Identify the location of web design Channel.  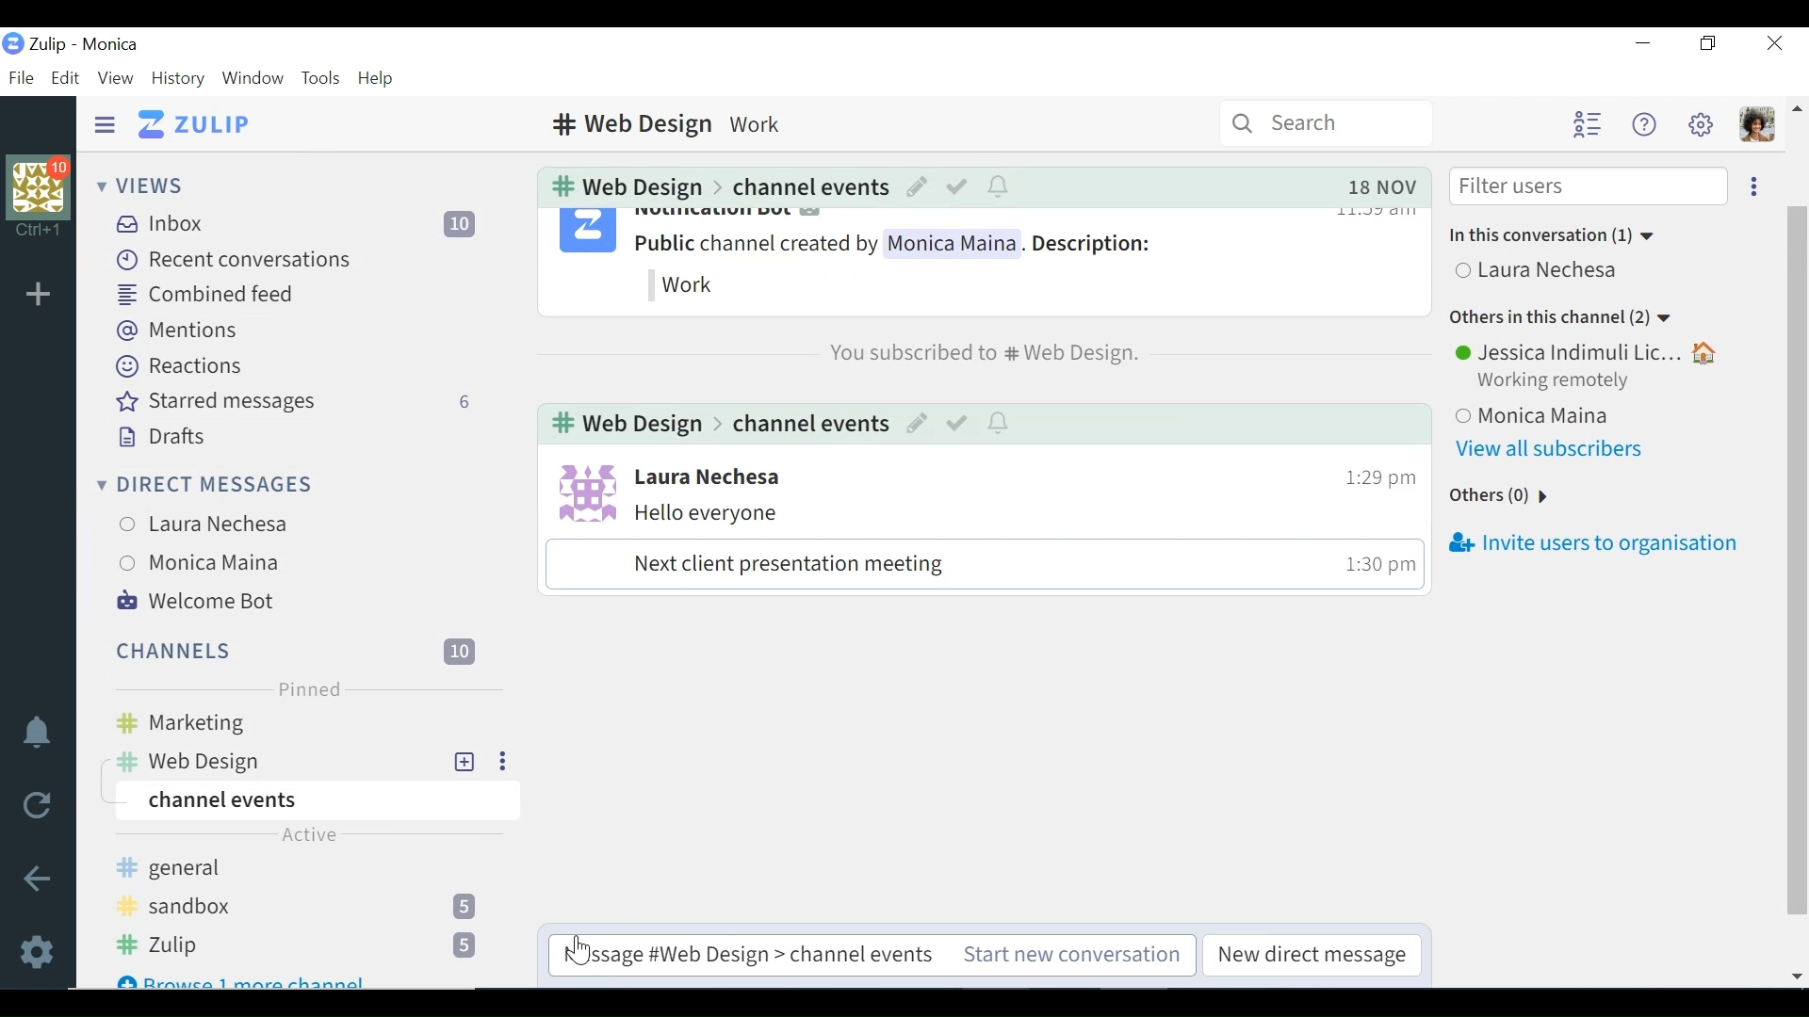
(274, 761).